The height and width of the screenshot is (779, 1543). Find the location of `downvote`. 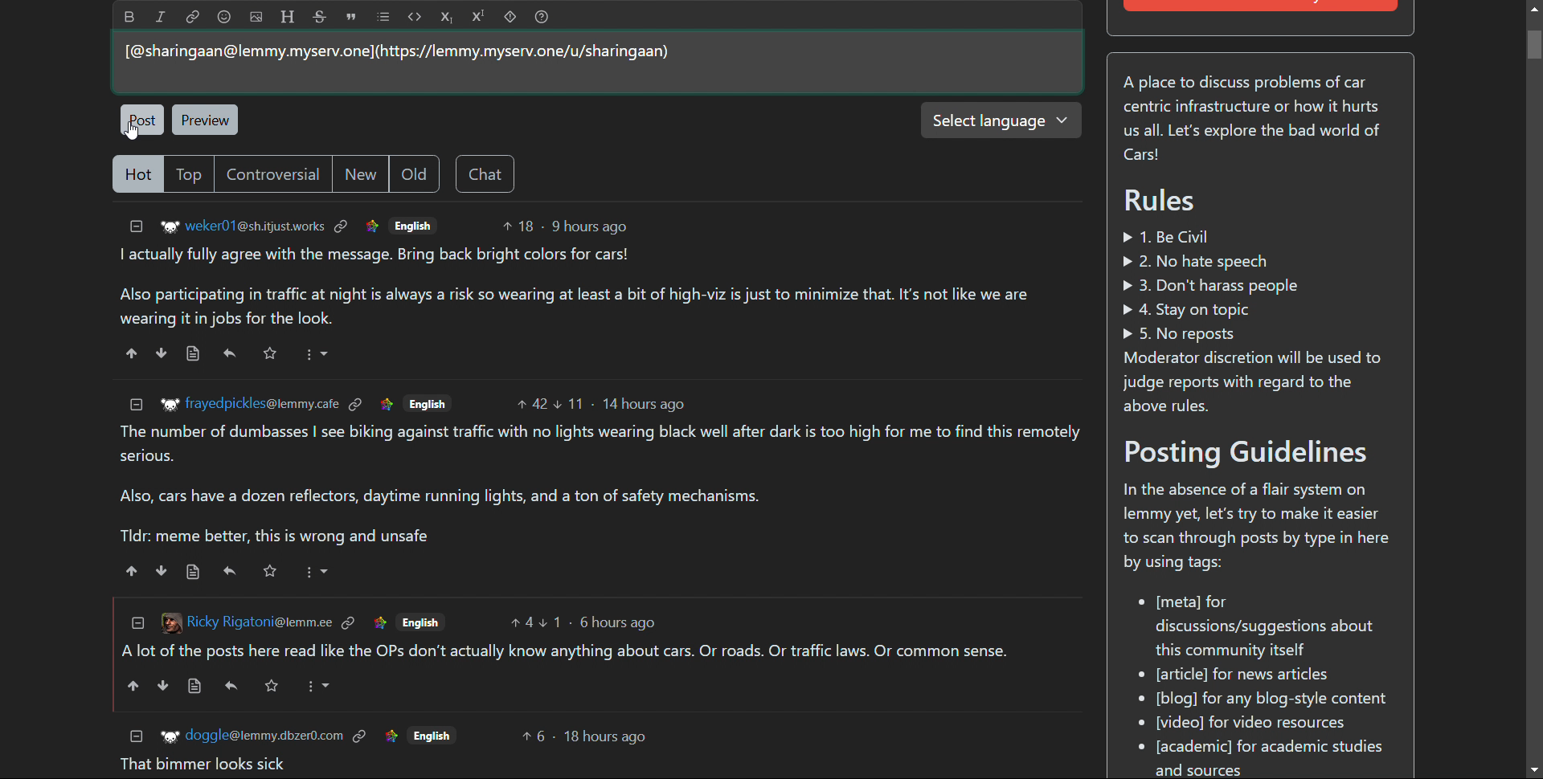

downvote is located at coordinates (160, 353).